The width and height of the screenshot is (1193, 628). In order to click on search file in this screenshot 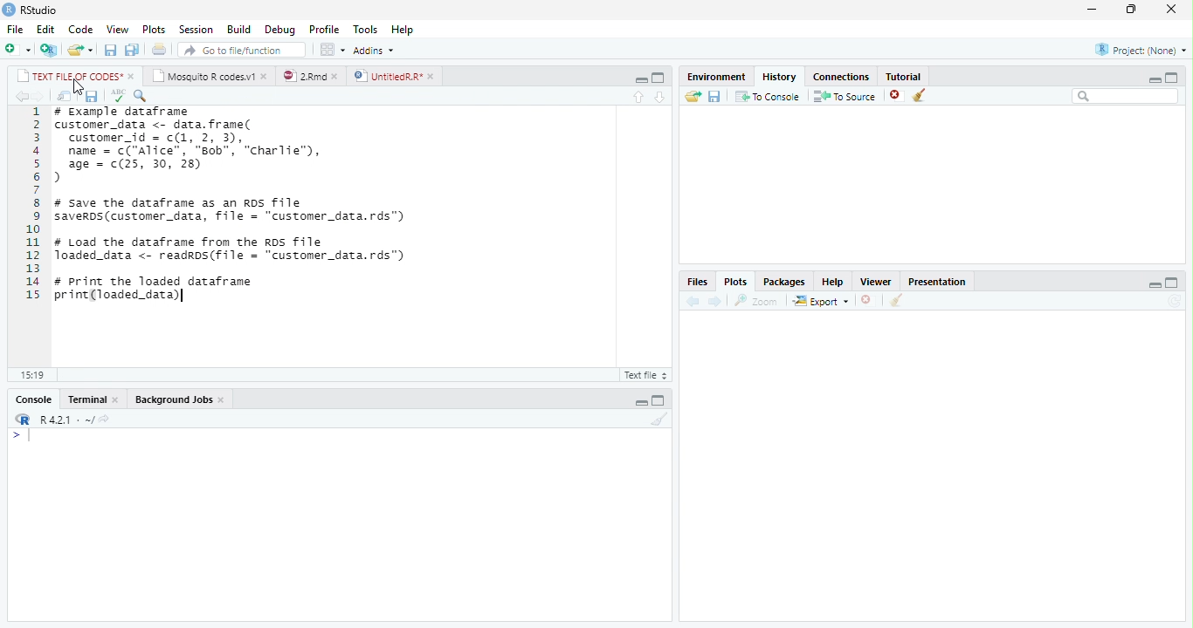, I will do `click(243, 50)`.